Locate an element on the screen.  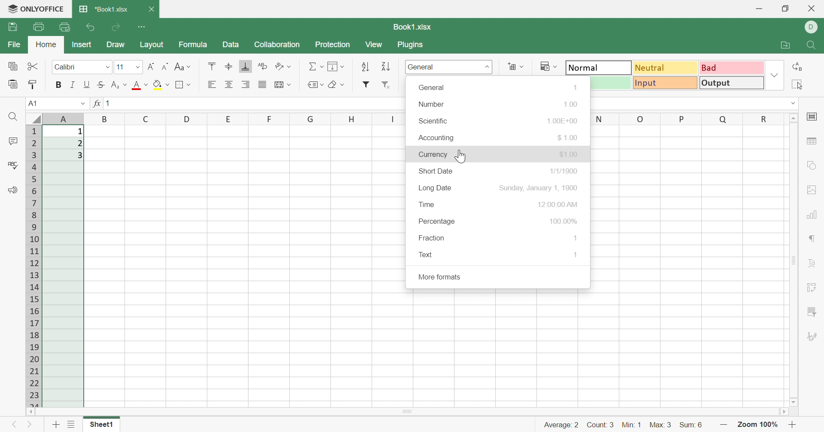
Percentage is located at coordinates (436, 222).